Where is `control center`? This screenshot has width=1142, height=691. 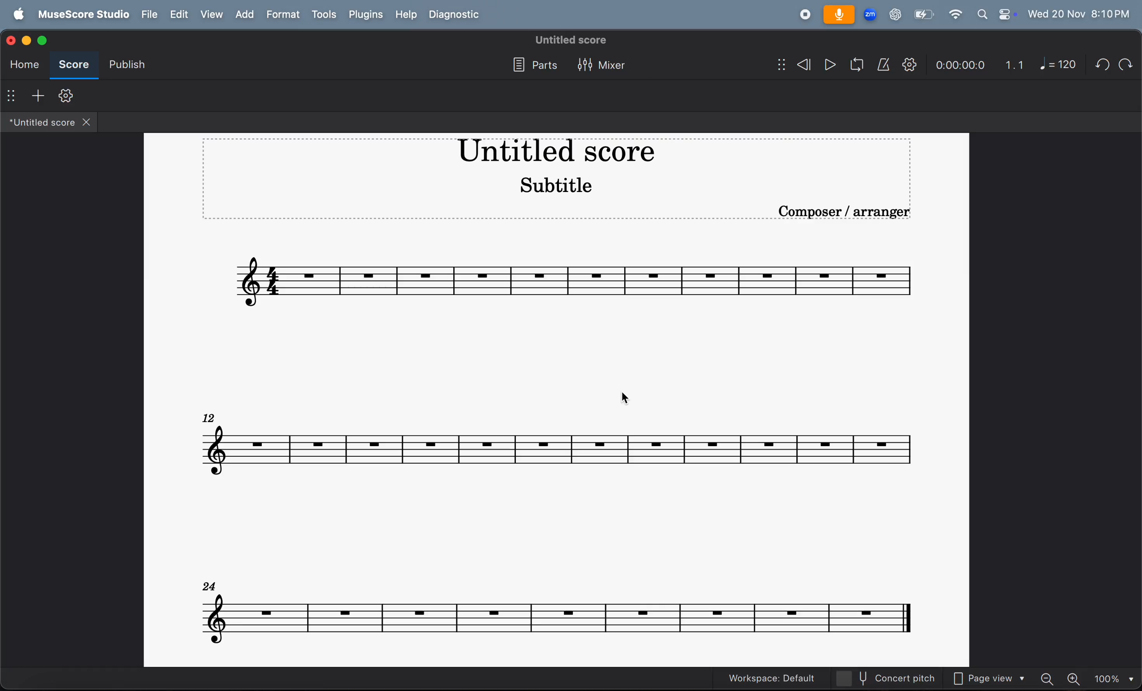 control center is located at coordinates (1006, 13).